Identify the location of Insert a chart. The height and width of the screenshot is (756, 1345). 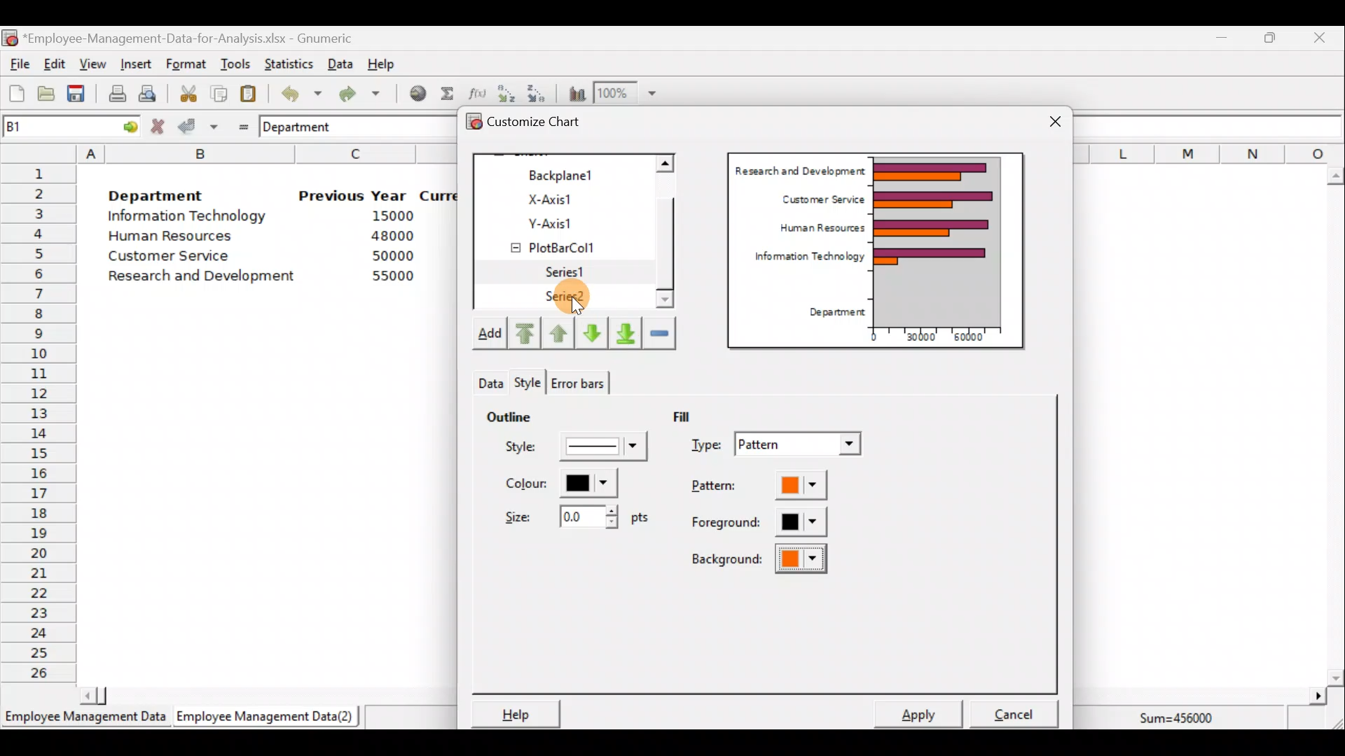
(574, 93).